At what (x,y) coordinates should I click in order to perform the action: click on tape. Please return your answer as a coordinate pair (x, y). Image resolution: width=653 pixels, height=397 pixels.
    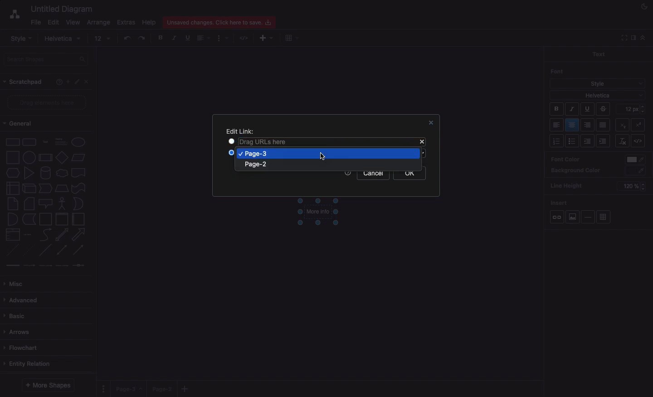
    Looking at the image, I should click on (78, 188).